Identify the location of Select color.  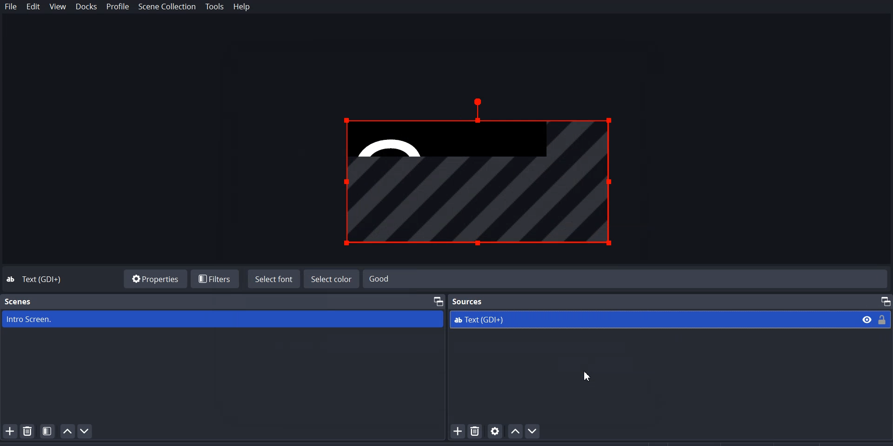
(331, 279).